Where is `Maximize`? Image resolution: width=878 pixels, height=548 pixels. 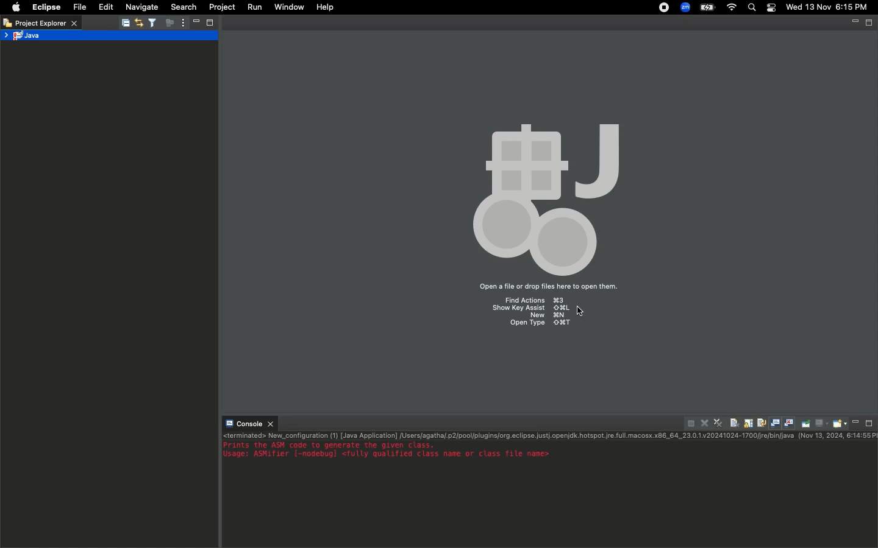
Maximize is located at coordinates (871, 423).